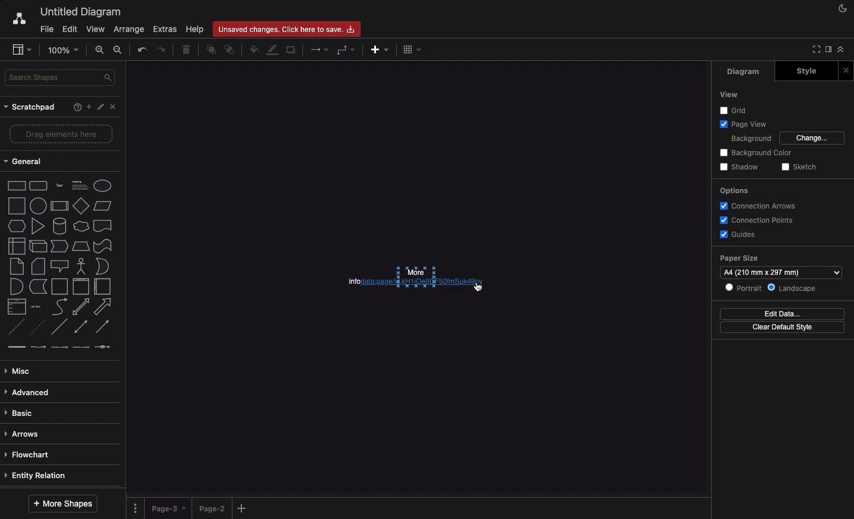 The image size is (854, 519). What do you see at coordinates (757, 220) in the screenshot?
I see `Connection points` at bounding box center [757, 220].